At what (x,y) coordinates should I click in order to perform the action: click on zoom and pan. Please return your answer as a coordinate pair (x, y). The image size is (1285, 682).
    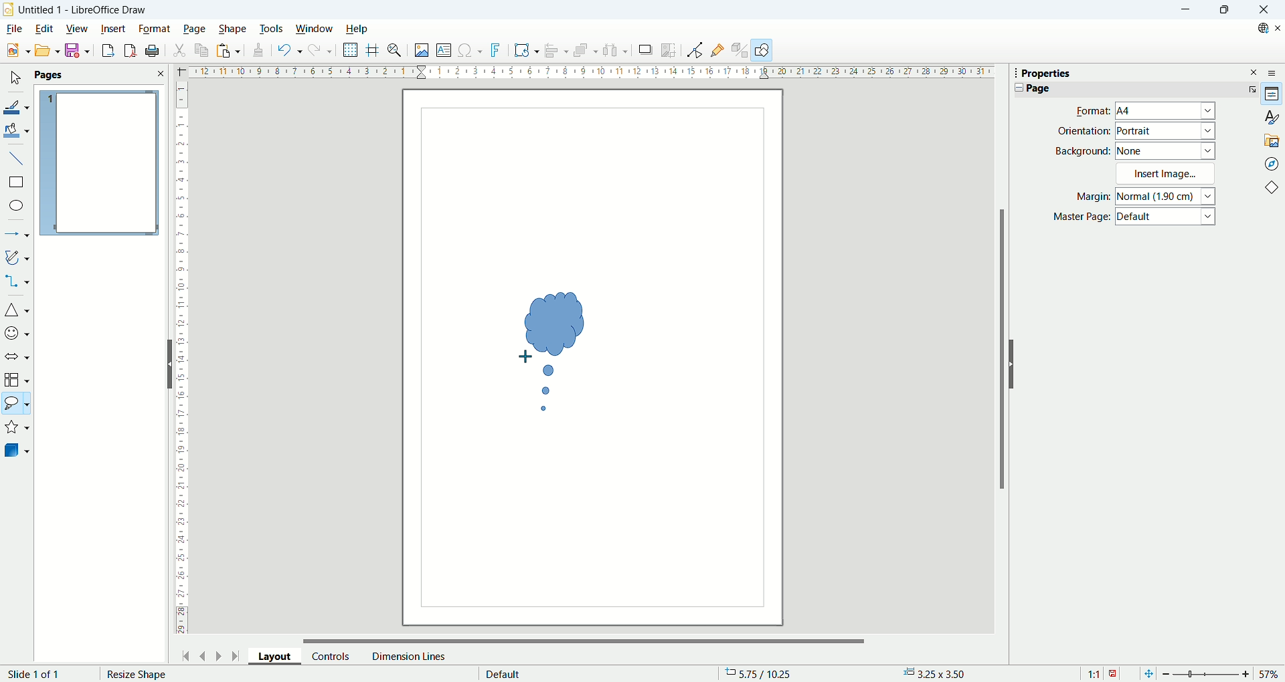
    Looking at the image, I should click on (396, 51).